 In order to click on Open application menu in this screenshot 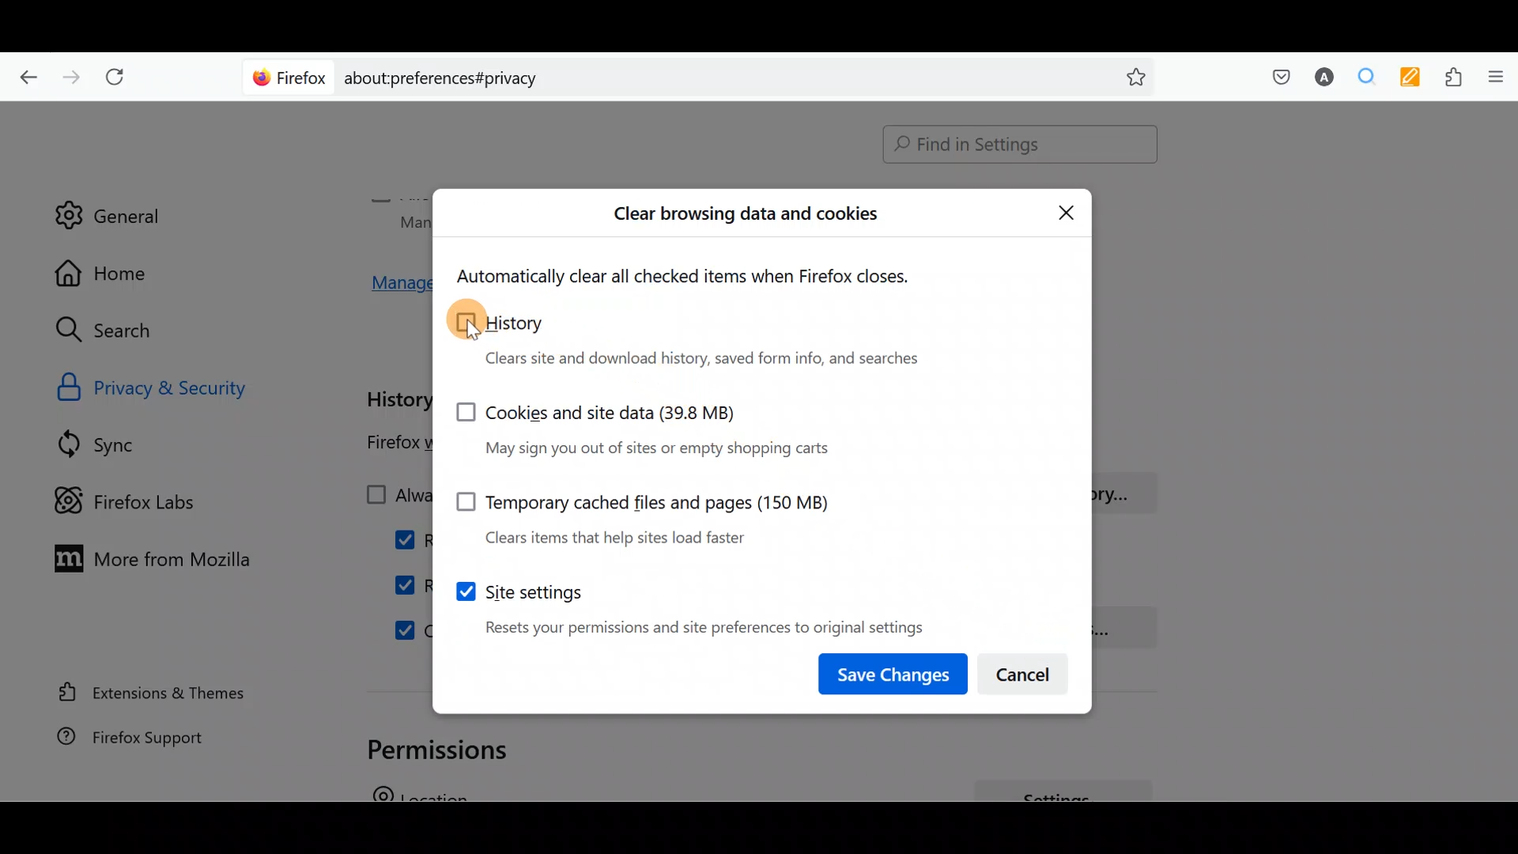, I will do `click(1494, 78)`.